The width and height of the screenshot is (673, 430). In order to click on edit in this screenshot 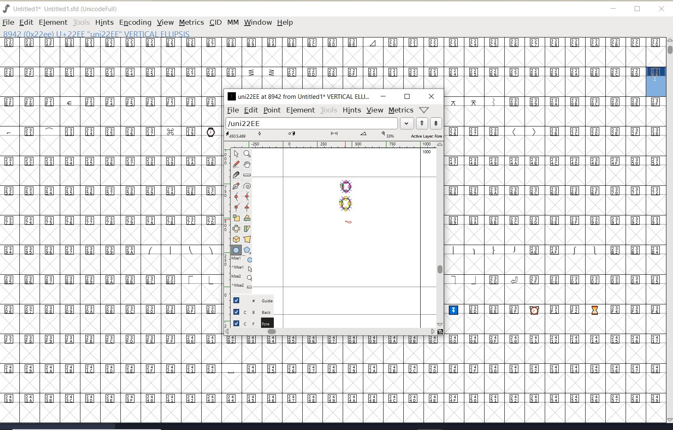, I will do `click(250, 110)`.